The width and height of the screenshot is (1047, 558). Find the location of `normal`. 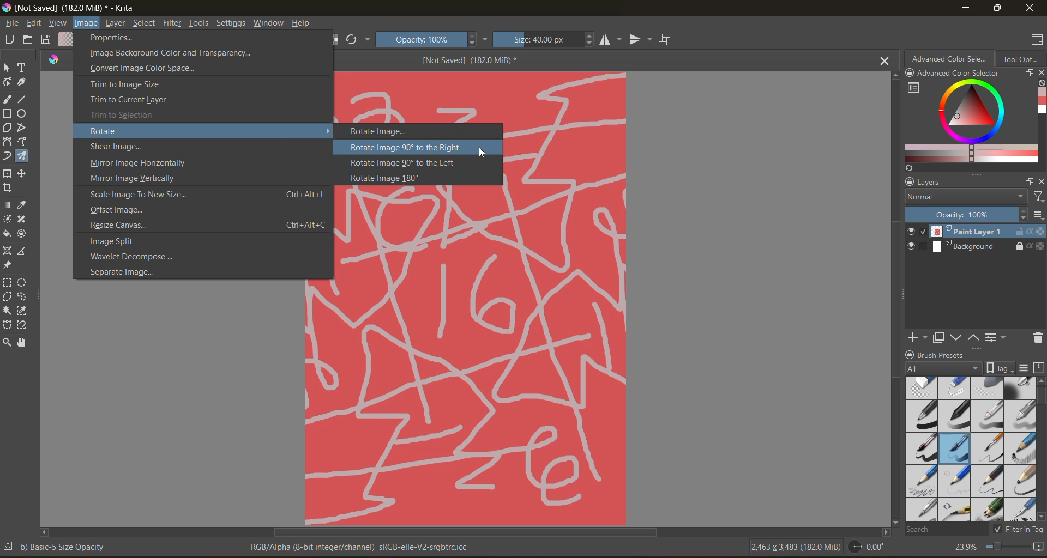

normal is located at coordinates (965, 196).